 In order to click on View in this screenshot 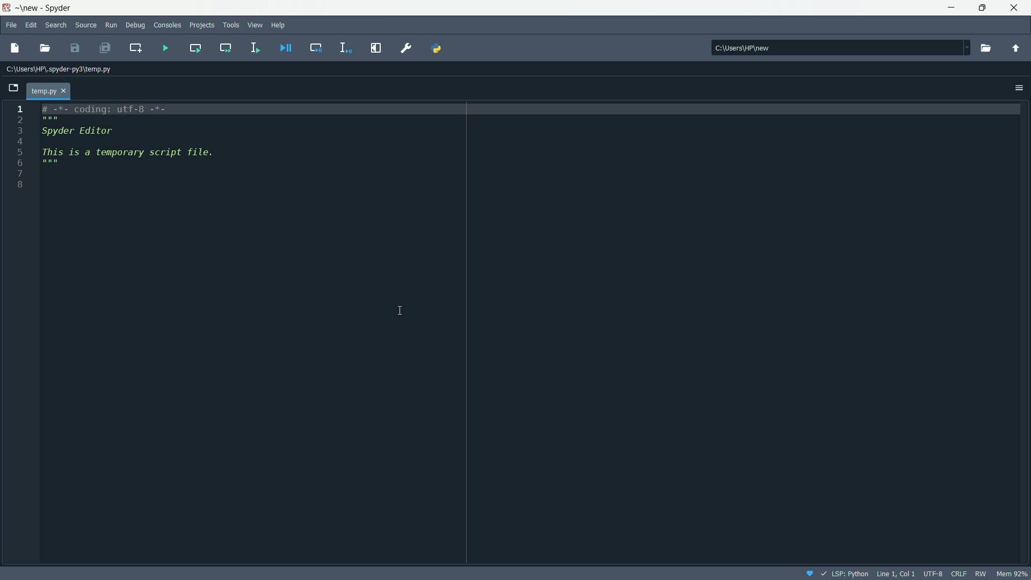, I will do `click(252, 26)`.